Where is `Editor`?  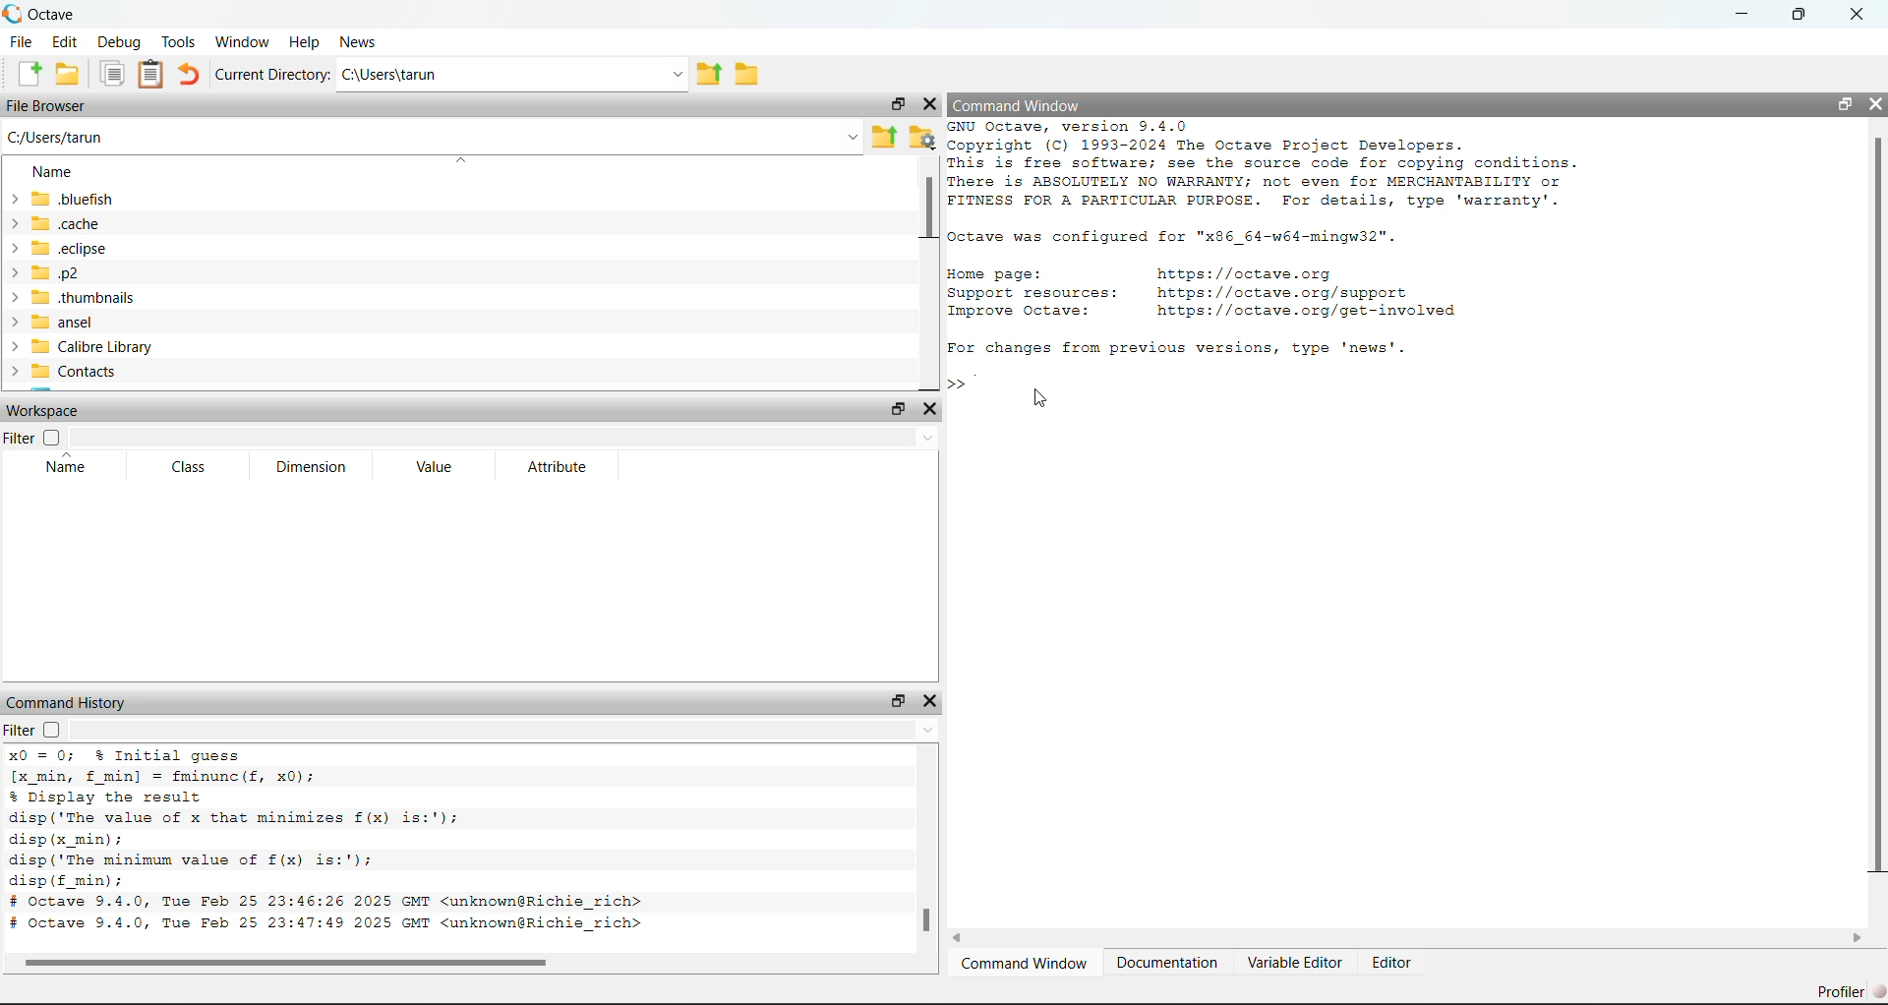 Editor is located at coordinates (1399, 961).